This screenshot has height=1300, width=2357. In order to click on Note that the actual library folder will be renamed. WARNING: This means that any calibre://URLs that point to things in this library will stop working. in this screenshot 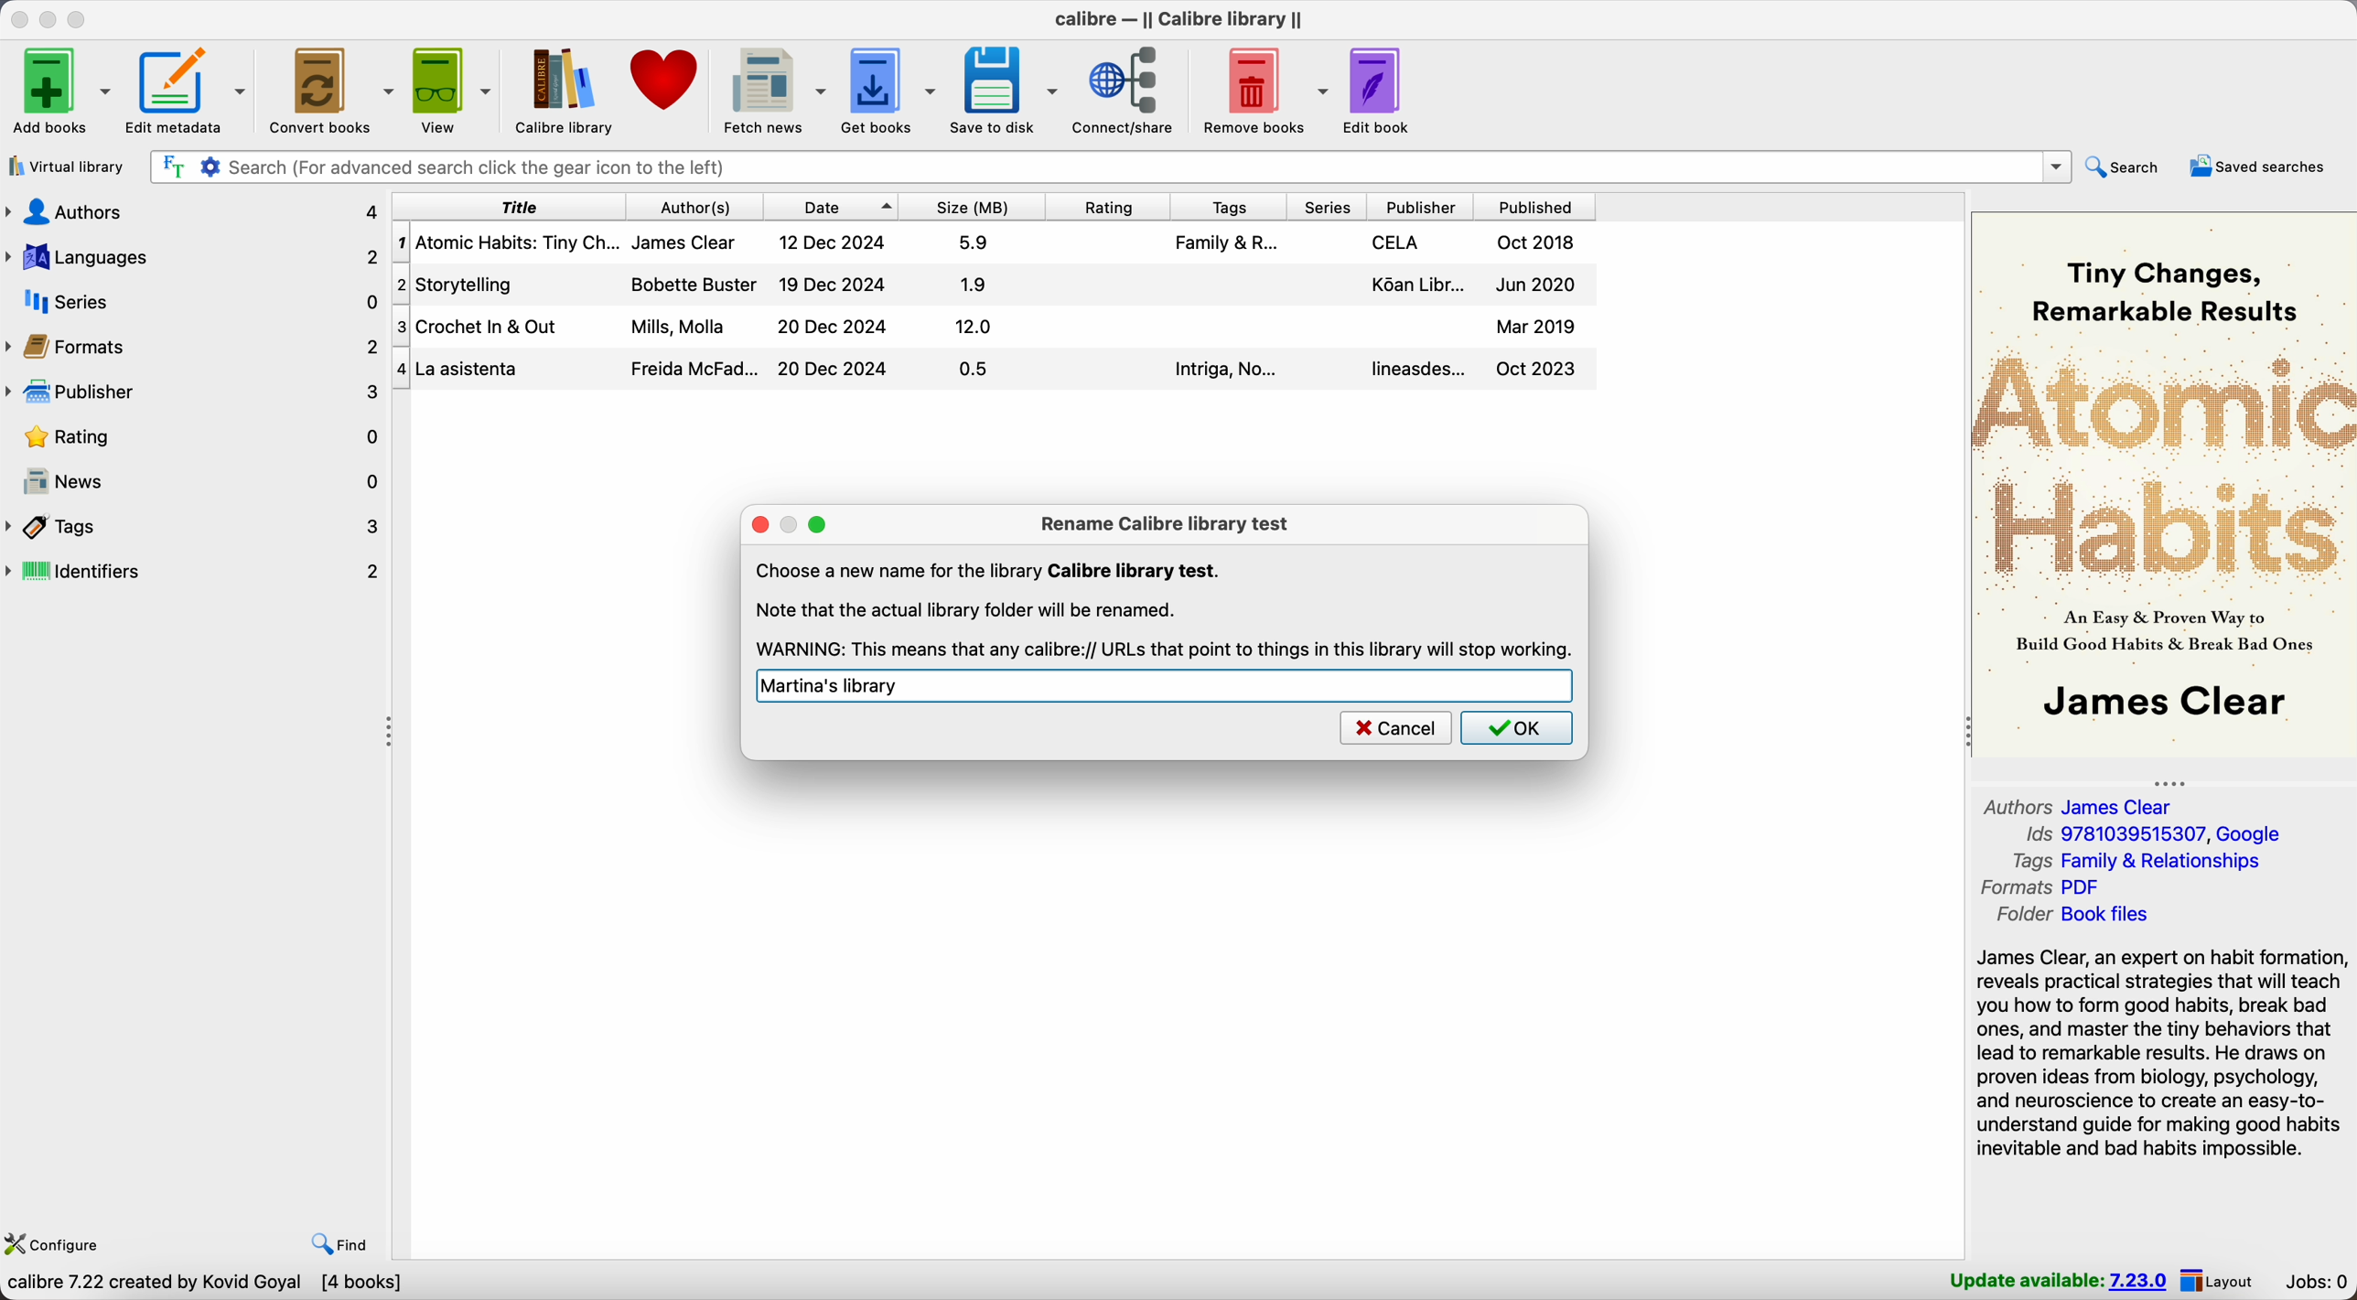, I will do `click(1160, 629)`.